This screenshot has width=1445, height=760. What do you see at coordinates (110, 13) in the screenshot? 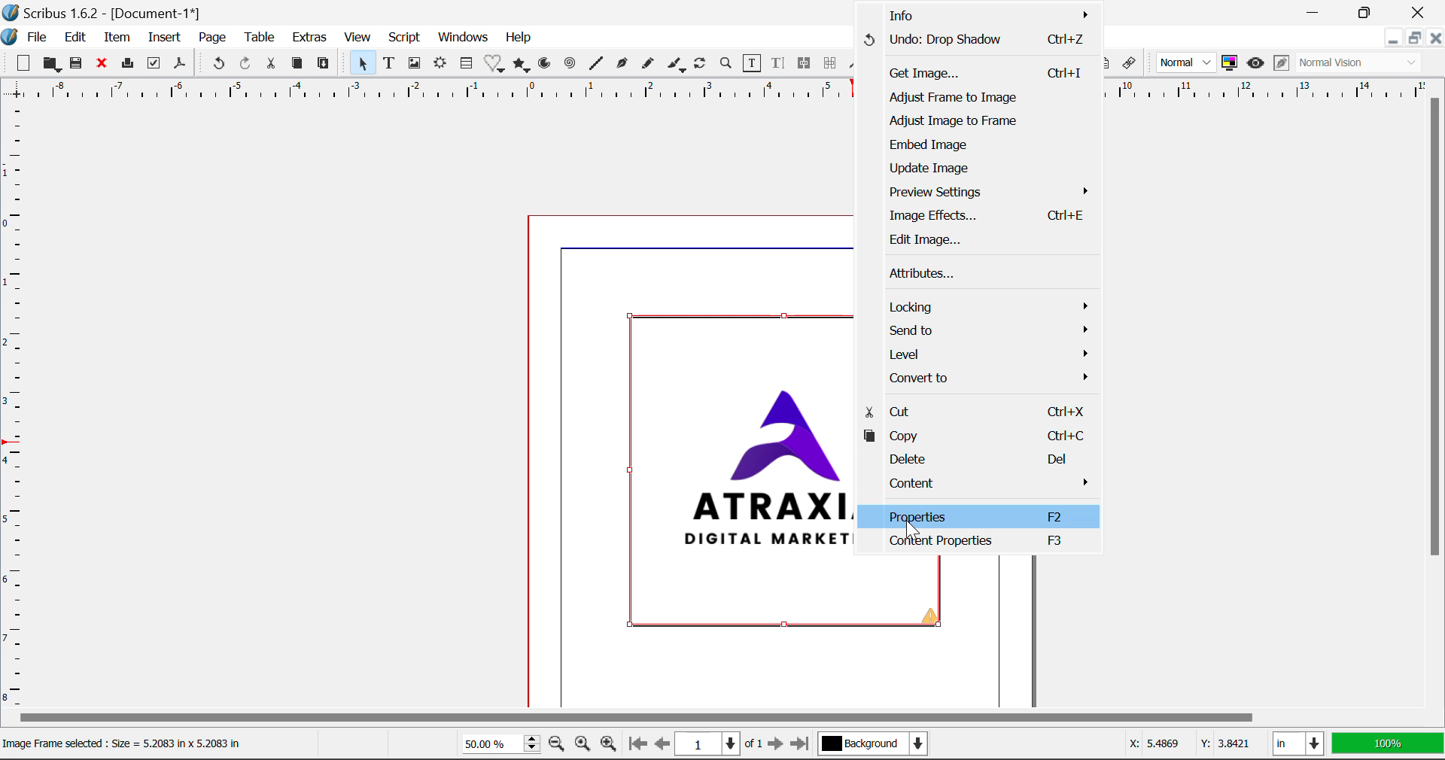
I see `Scribus 1.6.2 - [Document-1*]` at bounding box center [110, 13].